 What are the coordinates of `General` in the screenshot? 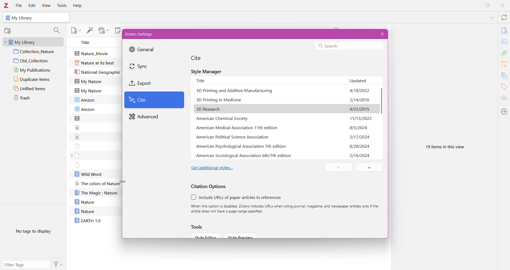 It's located at (144, 50).